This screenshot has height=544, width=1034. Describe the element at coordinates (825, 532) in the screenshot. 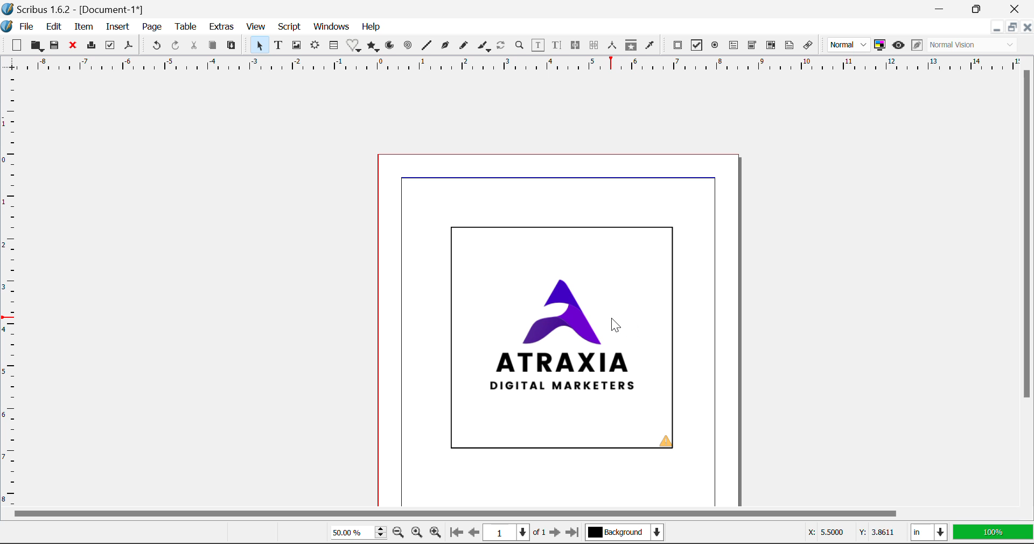

I see `X: 5.5000` at that location.